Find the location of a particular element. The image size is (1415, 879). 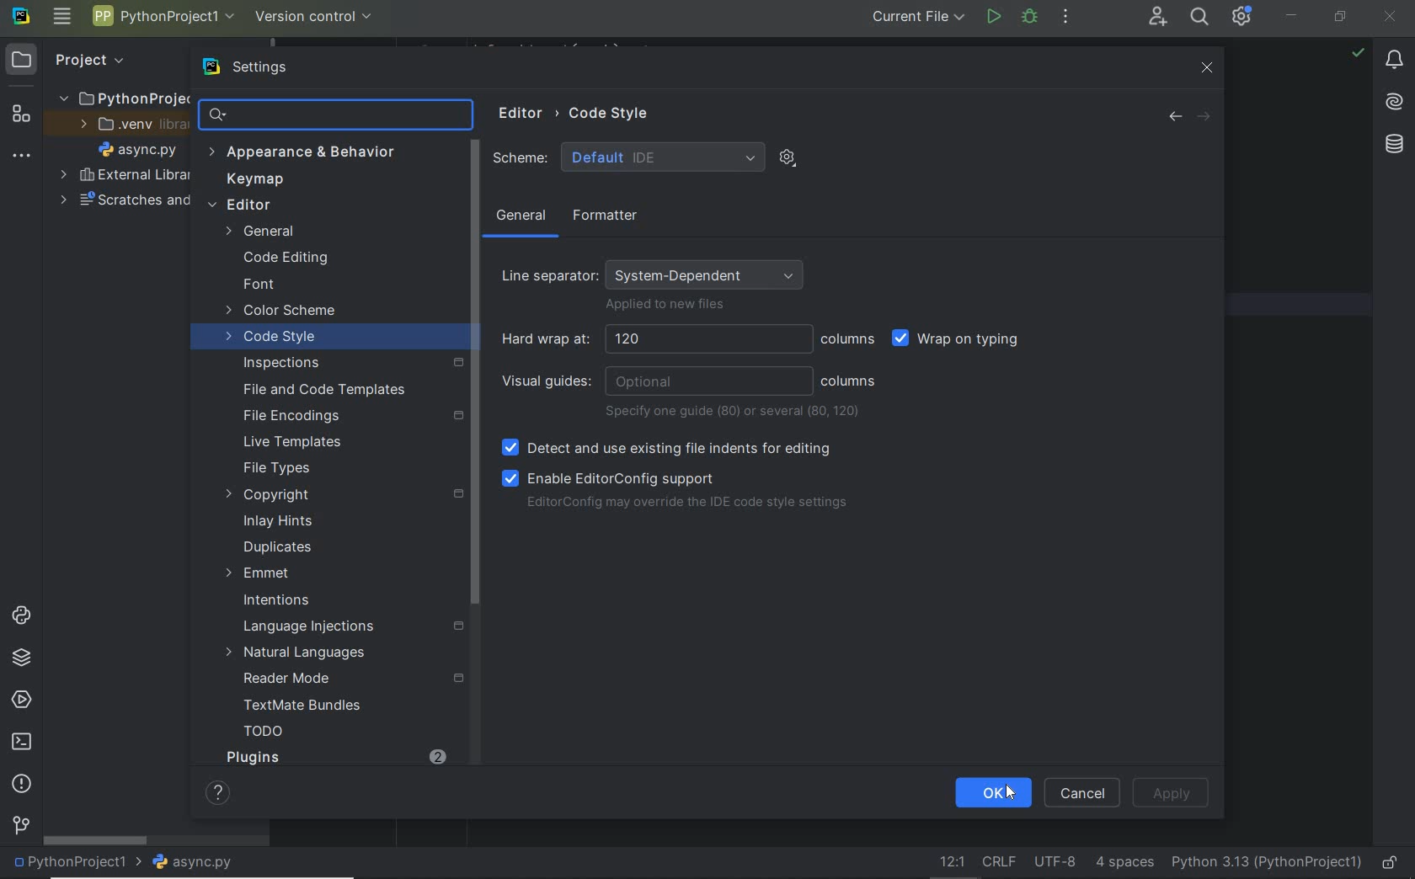

Code Style is located at coordinates (612, 112).